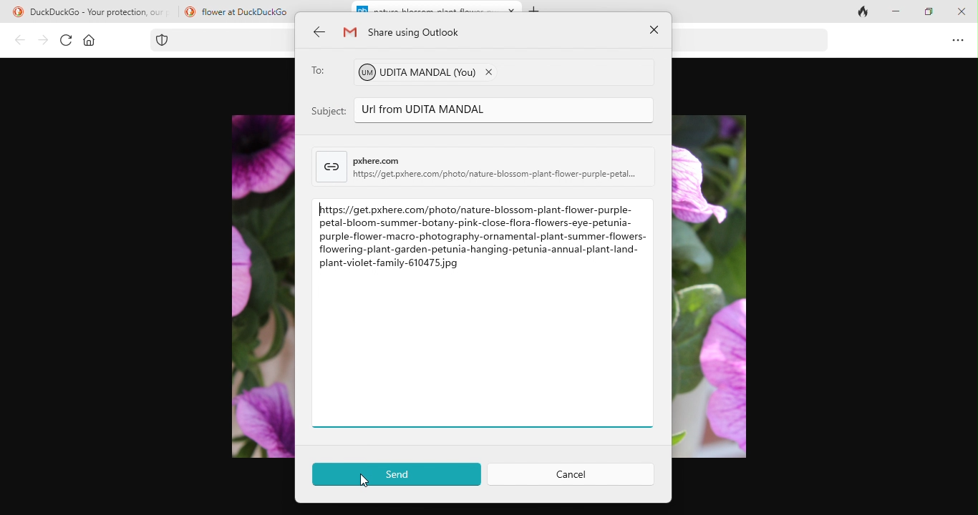 The width and height of the screenshot is (978, 515). What do you see at coordinates (422, 35) in the screenshot?
I see `share using outlook` at bounding box center [422, 35].